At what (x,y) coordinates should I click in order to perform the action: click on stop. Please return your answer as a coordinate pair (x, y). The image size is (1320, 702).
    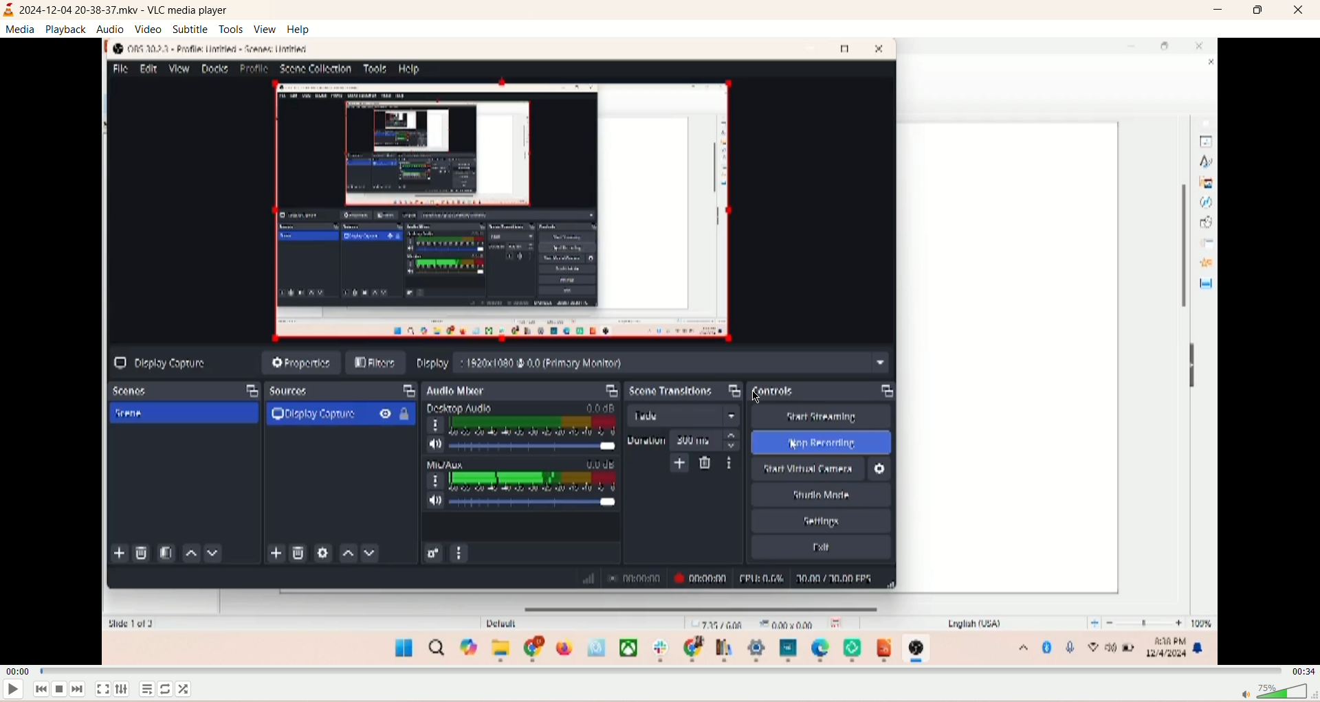
    Looking at the image, I should click on (63, 690).